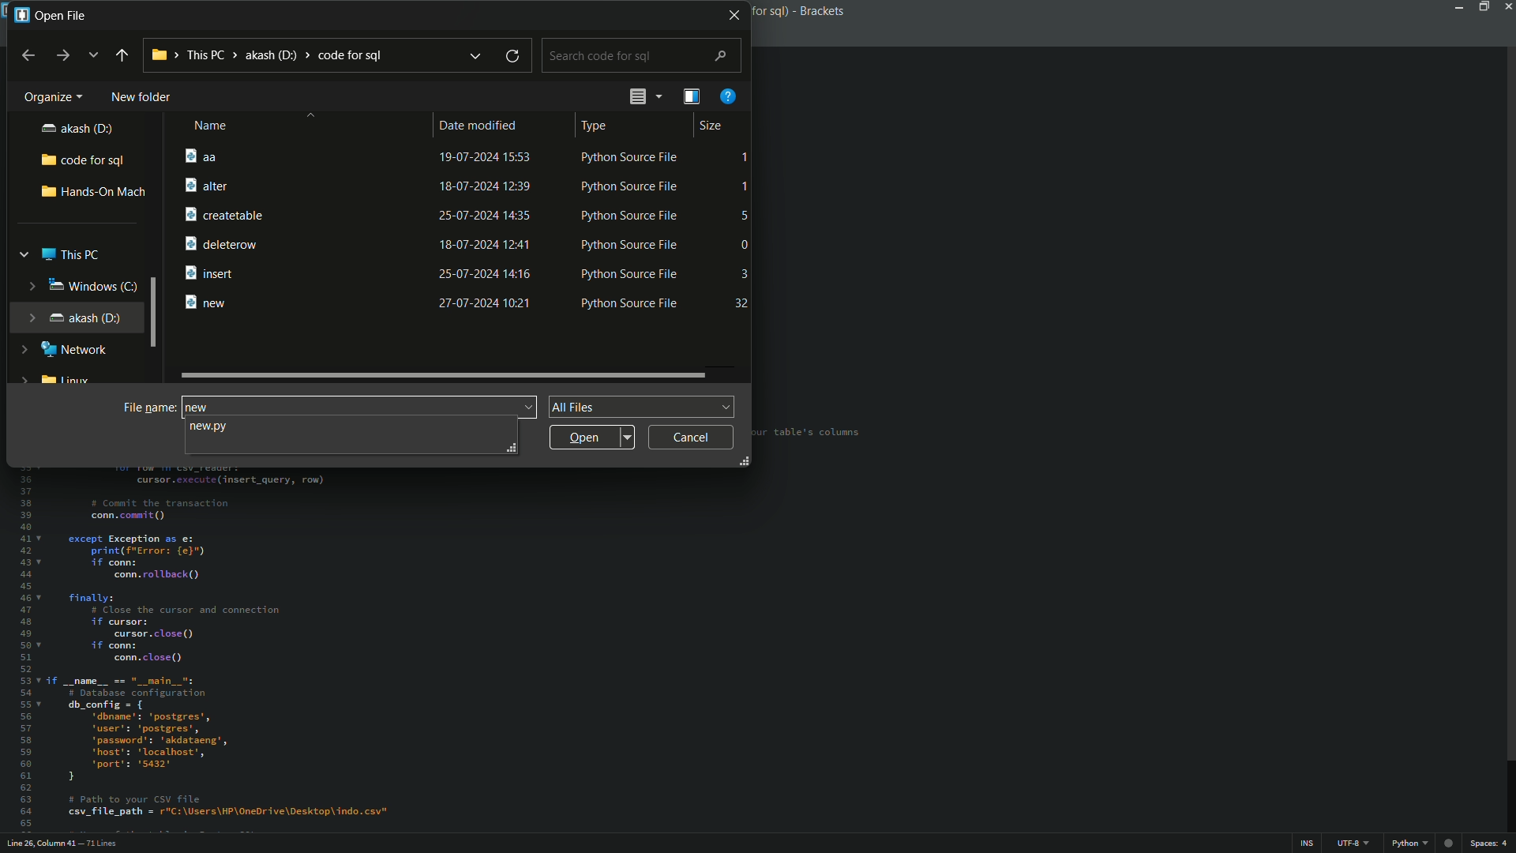 This screenshot has width=1516, height=853. Describe the element at coordinates (37, 844) in the screenshot. I see `cursor position` at that location.